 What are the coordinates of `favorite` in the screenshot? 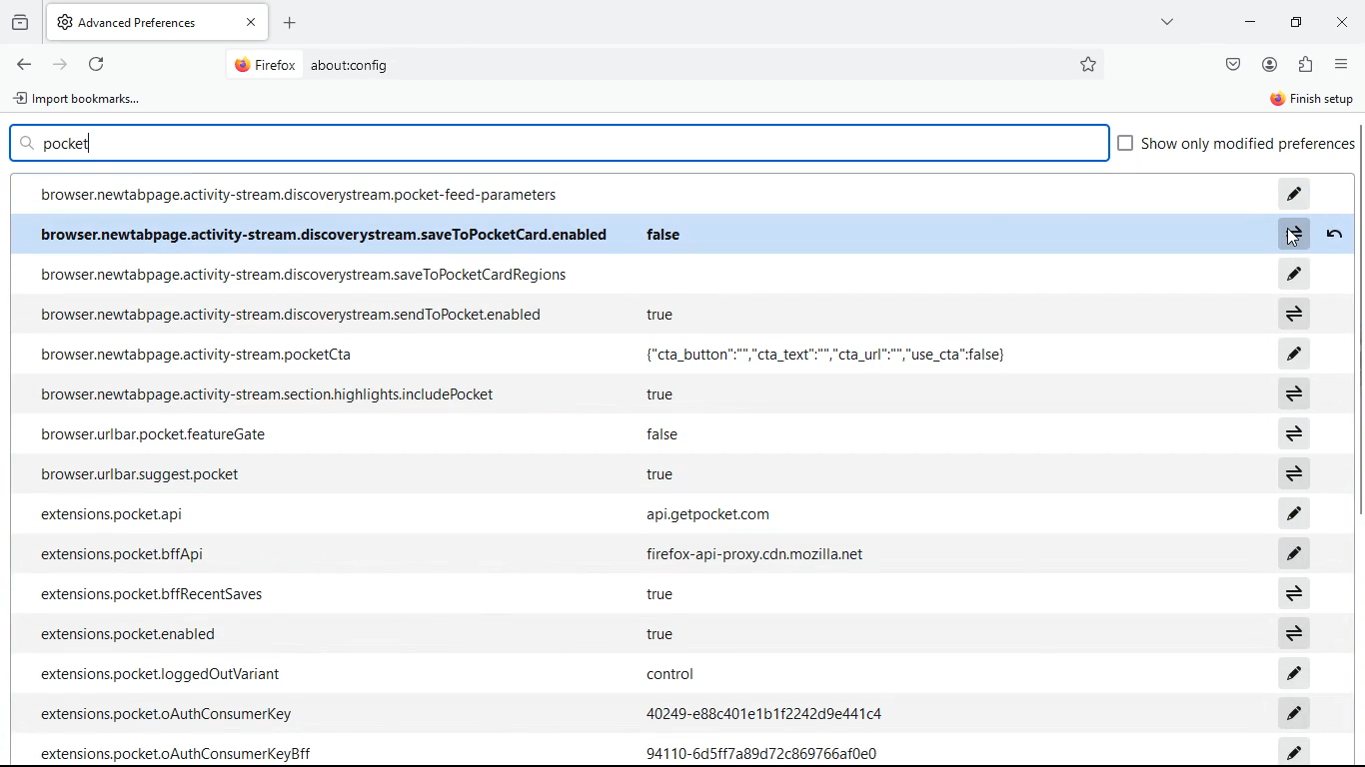 It's located at (1088, 64).